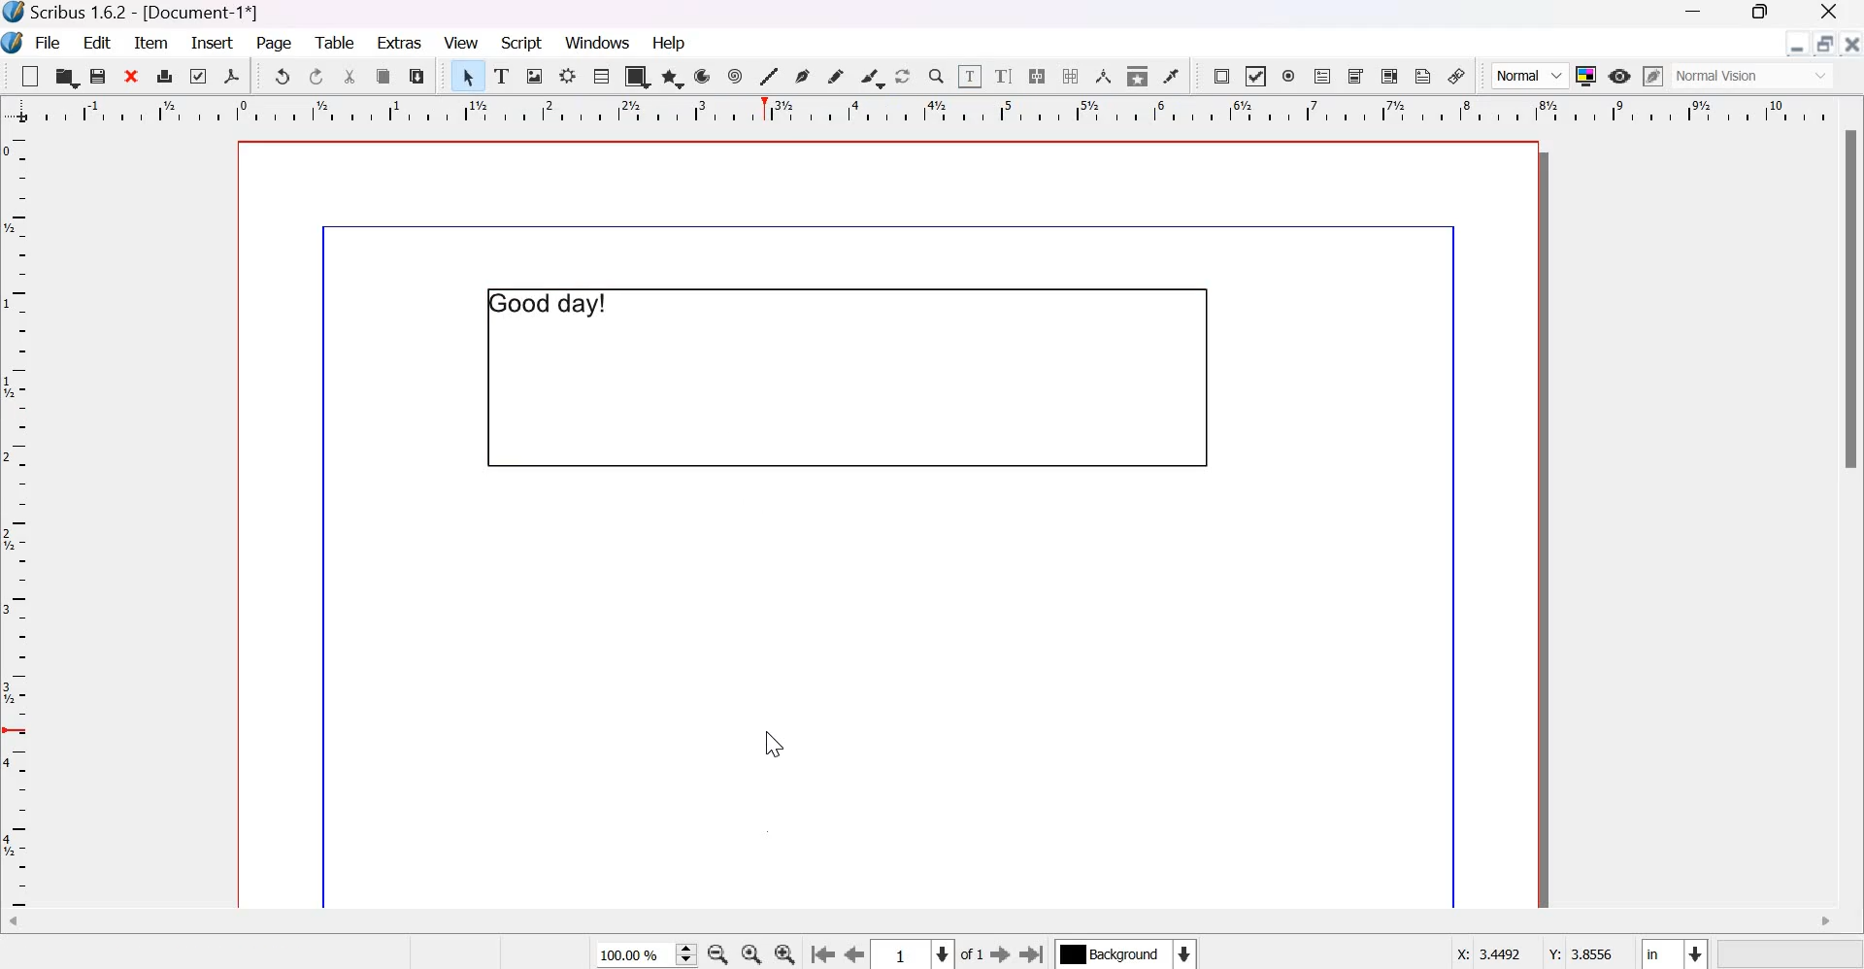 This screenshot has height=969, width=1864. What do you see at coordinates (1852, 301) in the screenshot?
I see `Scrollbar` at bounding box center [1852, 301].